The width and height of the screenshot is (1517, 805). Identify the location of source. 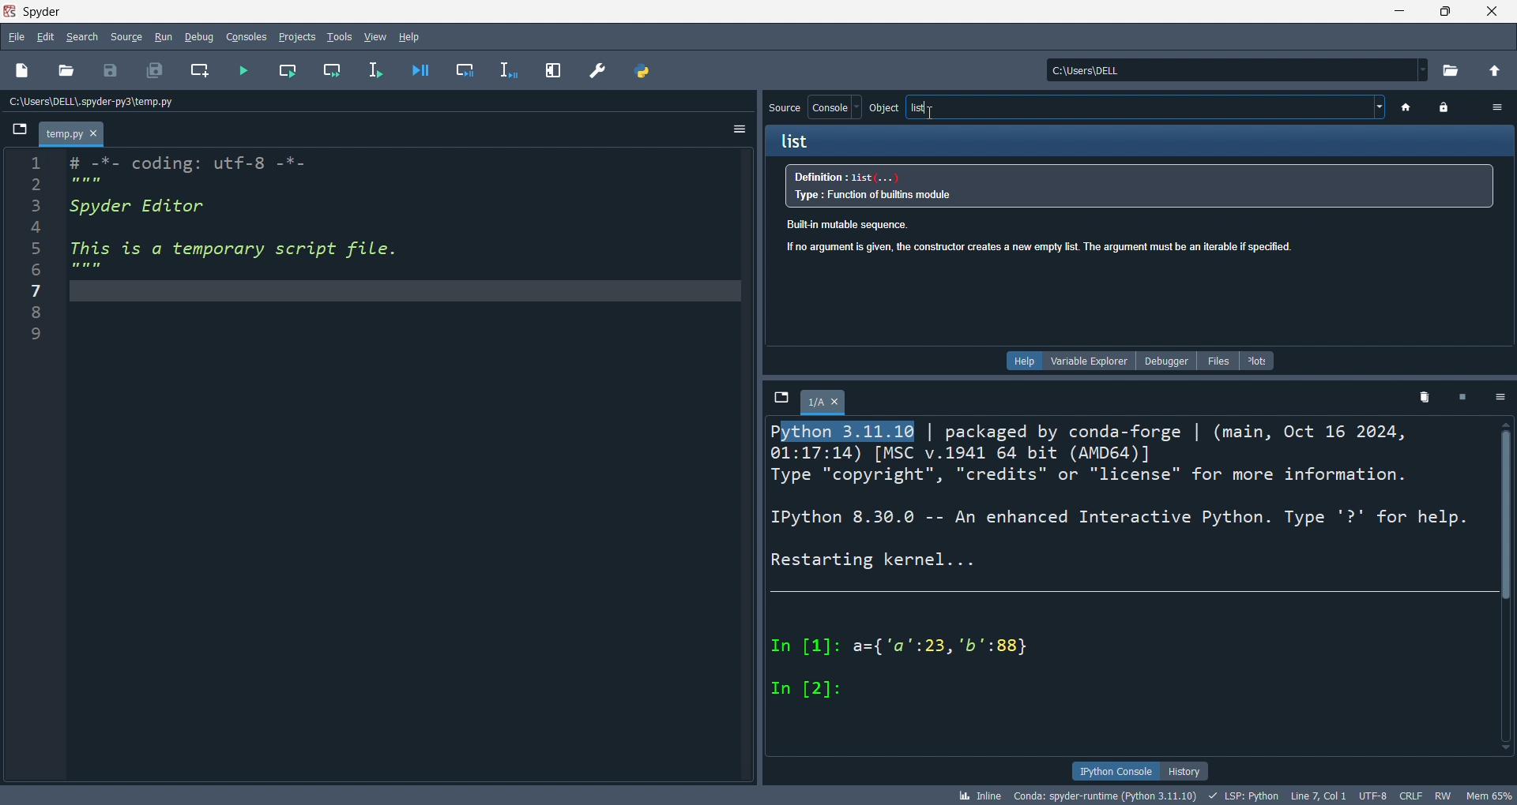
(785, 107).